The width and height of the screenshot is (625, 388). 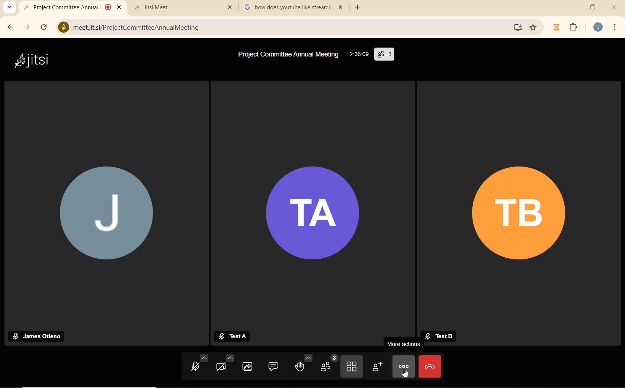 I want to click on PARTICIPANTS, so click(x=330, y=365).